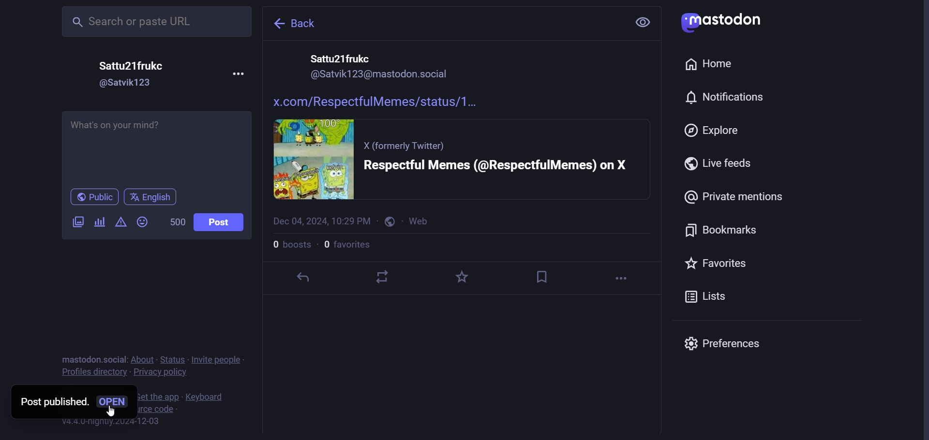  I want to click on explore, so click(709, 132).